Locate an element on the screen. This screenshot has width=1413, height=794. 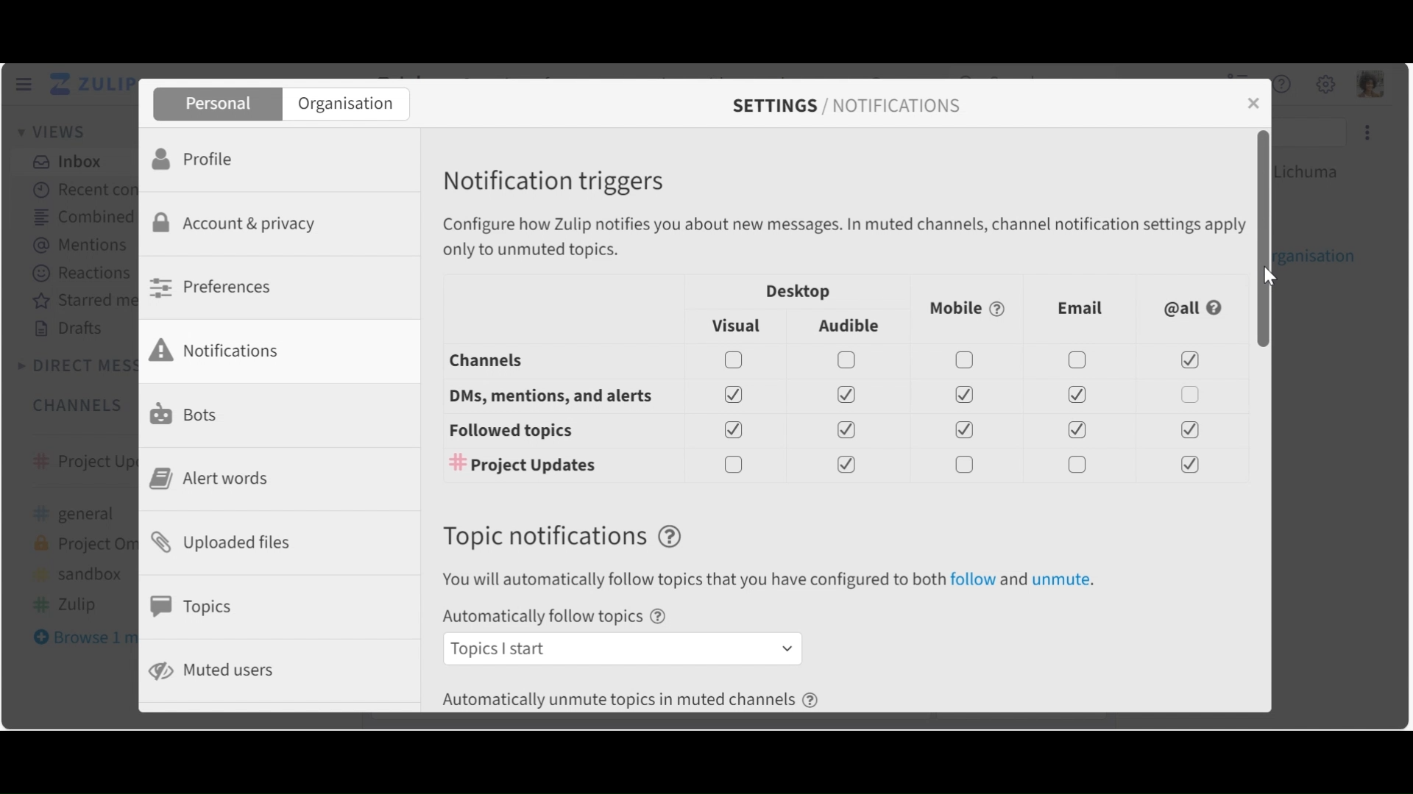
Automatically unmute topics in muted channels is located at coordinates (637, 701).